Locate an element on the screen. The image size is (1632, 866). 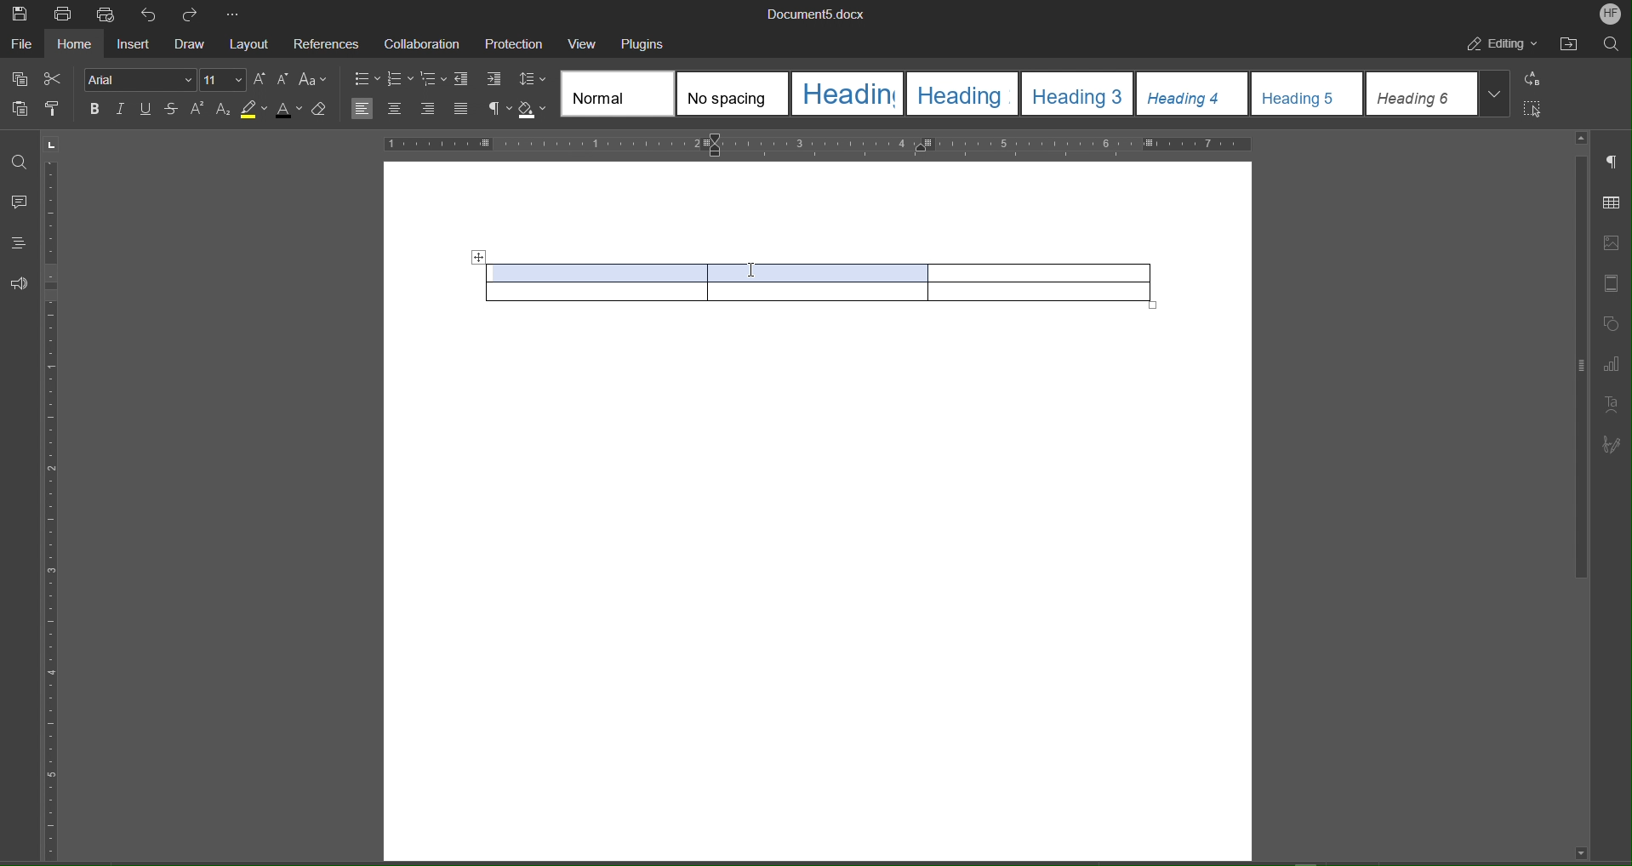
heading 1 is located at coordinates (848, 94).